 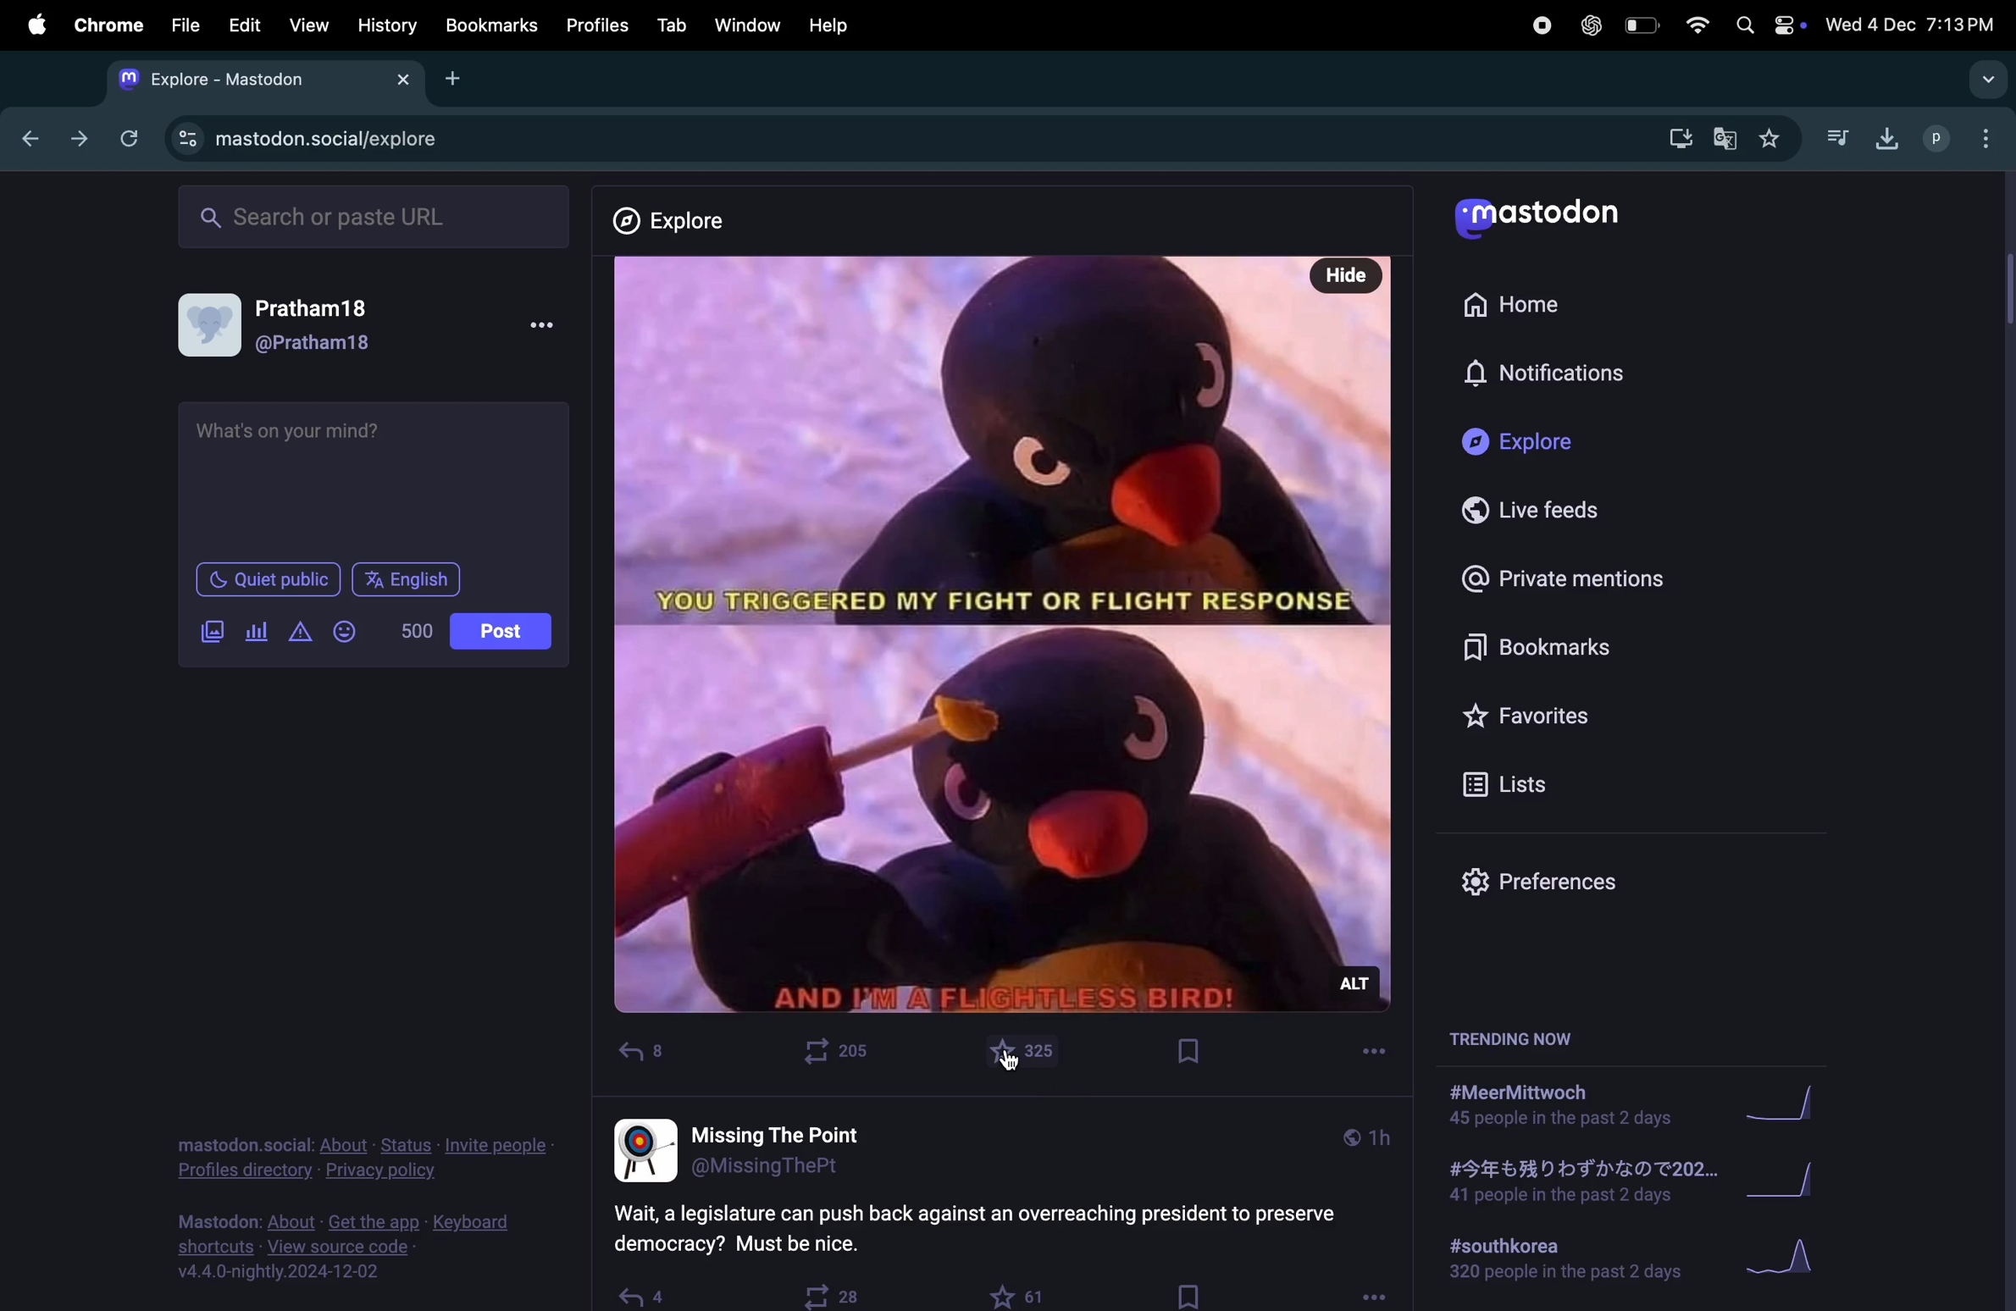 What do you see at coordinates (1999, 293) in the screenshot?
I see `scroll bar` at bounding box center [1999, 293].